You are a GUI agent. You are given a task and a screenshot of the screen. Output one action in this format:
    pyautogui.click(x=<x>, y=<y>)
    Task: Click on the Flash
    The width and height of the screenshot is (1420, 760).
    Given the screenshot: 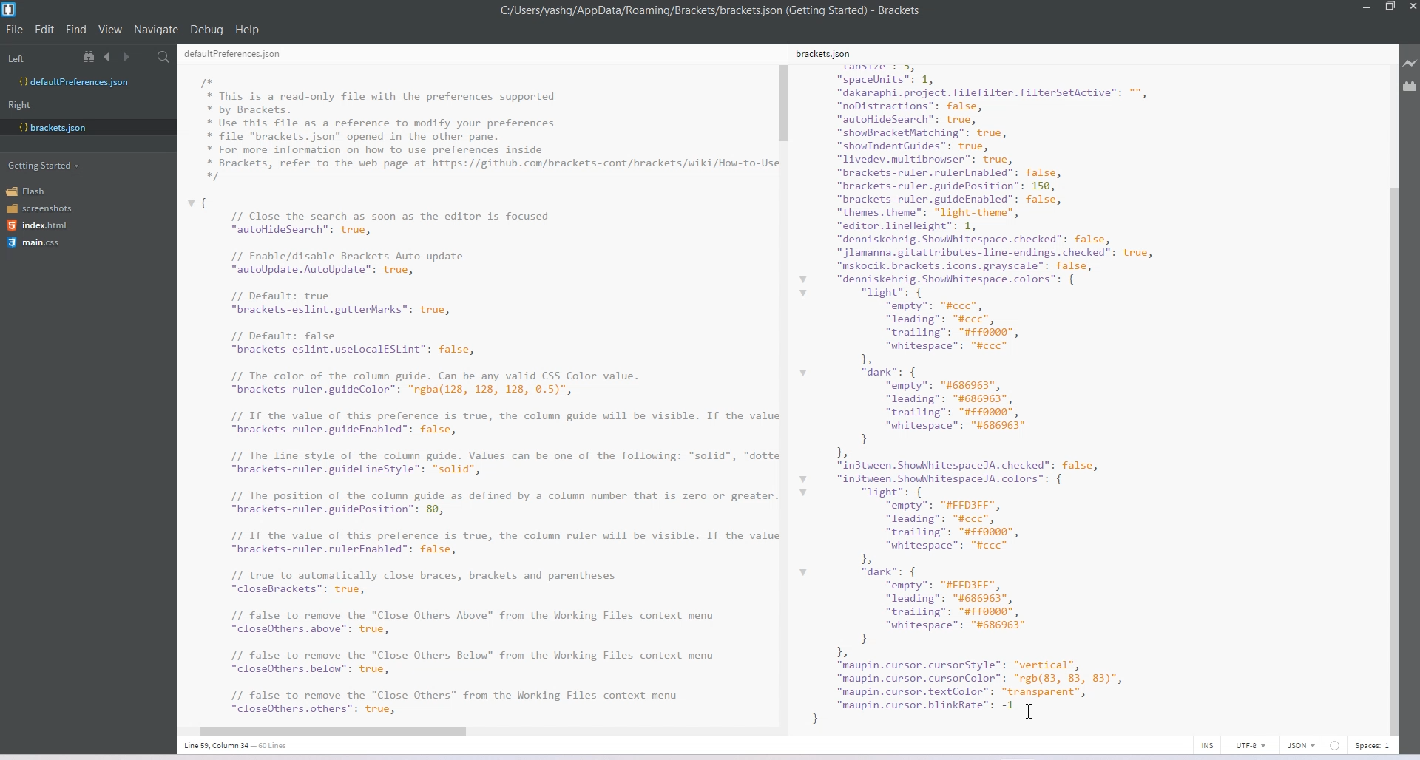 What is the action you would take?
    pyautogui.click(x=31, y=191)
    